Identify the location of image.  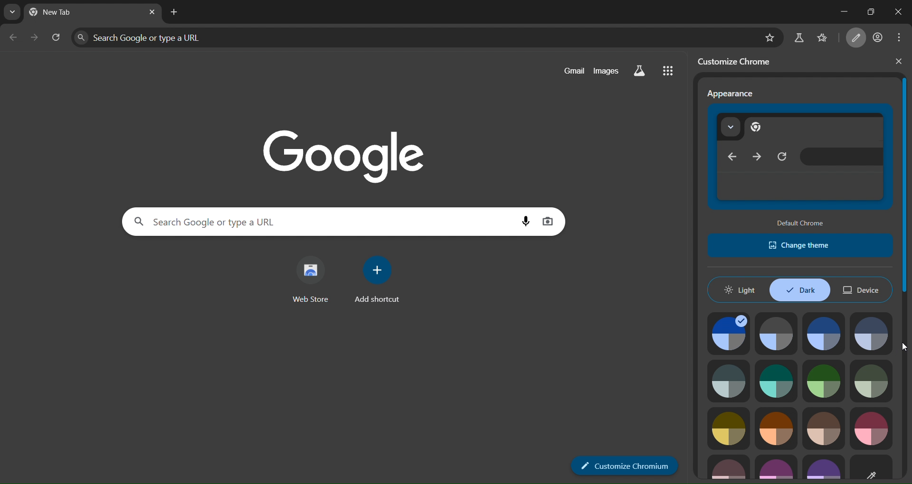
(729, 468).